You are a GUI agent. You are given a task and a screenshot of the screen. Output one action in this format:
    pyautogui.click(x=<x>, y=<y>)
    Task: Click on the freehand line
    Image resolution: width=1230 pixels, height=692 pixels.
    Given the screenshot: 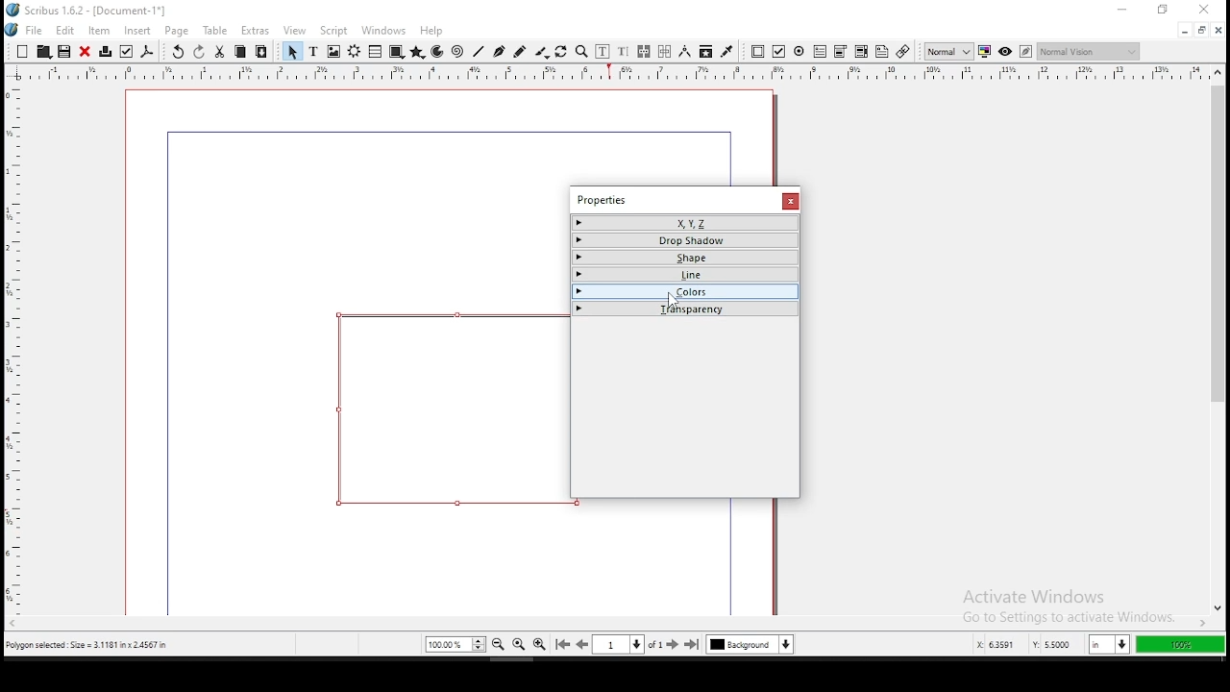 What is the action you would take?
    pyautogui.click(x=520, y=51)
    